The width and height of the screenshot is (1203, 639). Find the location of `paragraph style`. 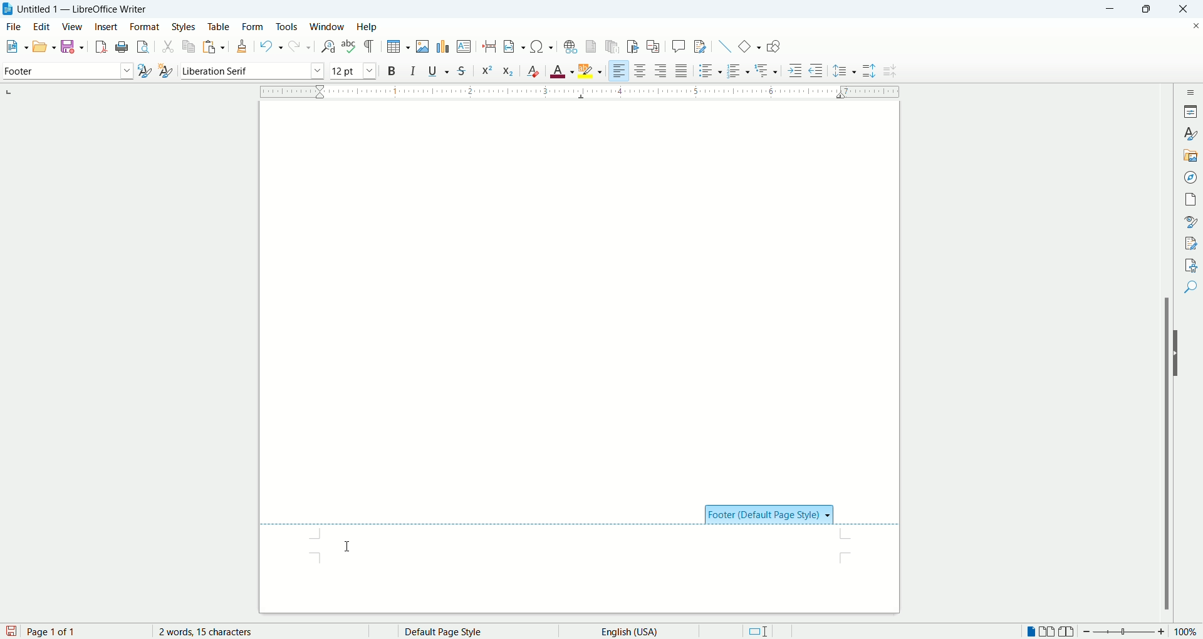

paragraph style is located at coordinates (65, 71).